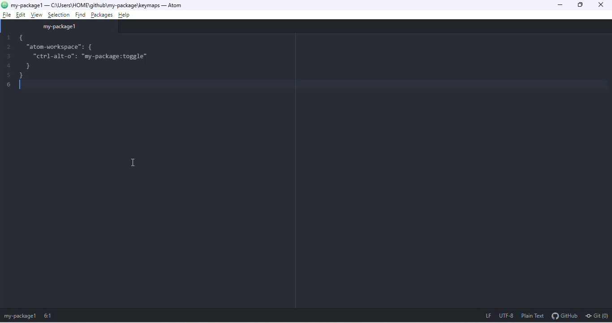  Describe the element at coordinates (561, 4) in the screenshot. I see `minimize` at that location.